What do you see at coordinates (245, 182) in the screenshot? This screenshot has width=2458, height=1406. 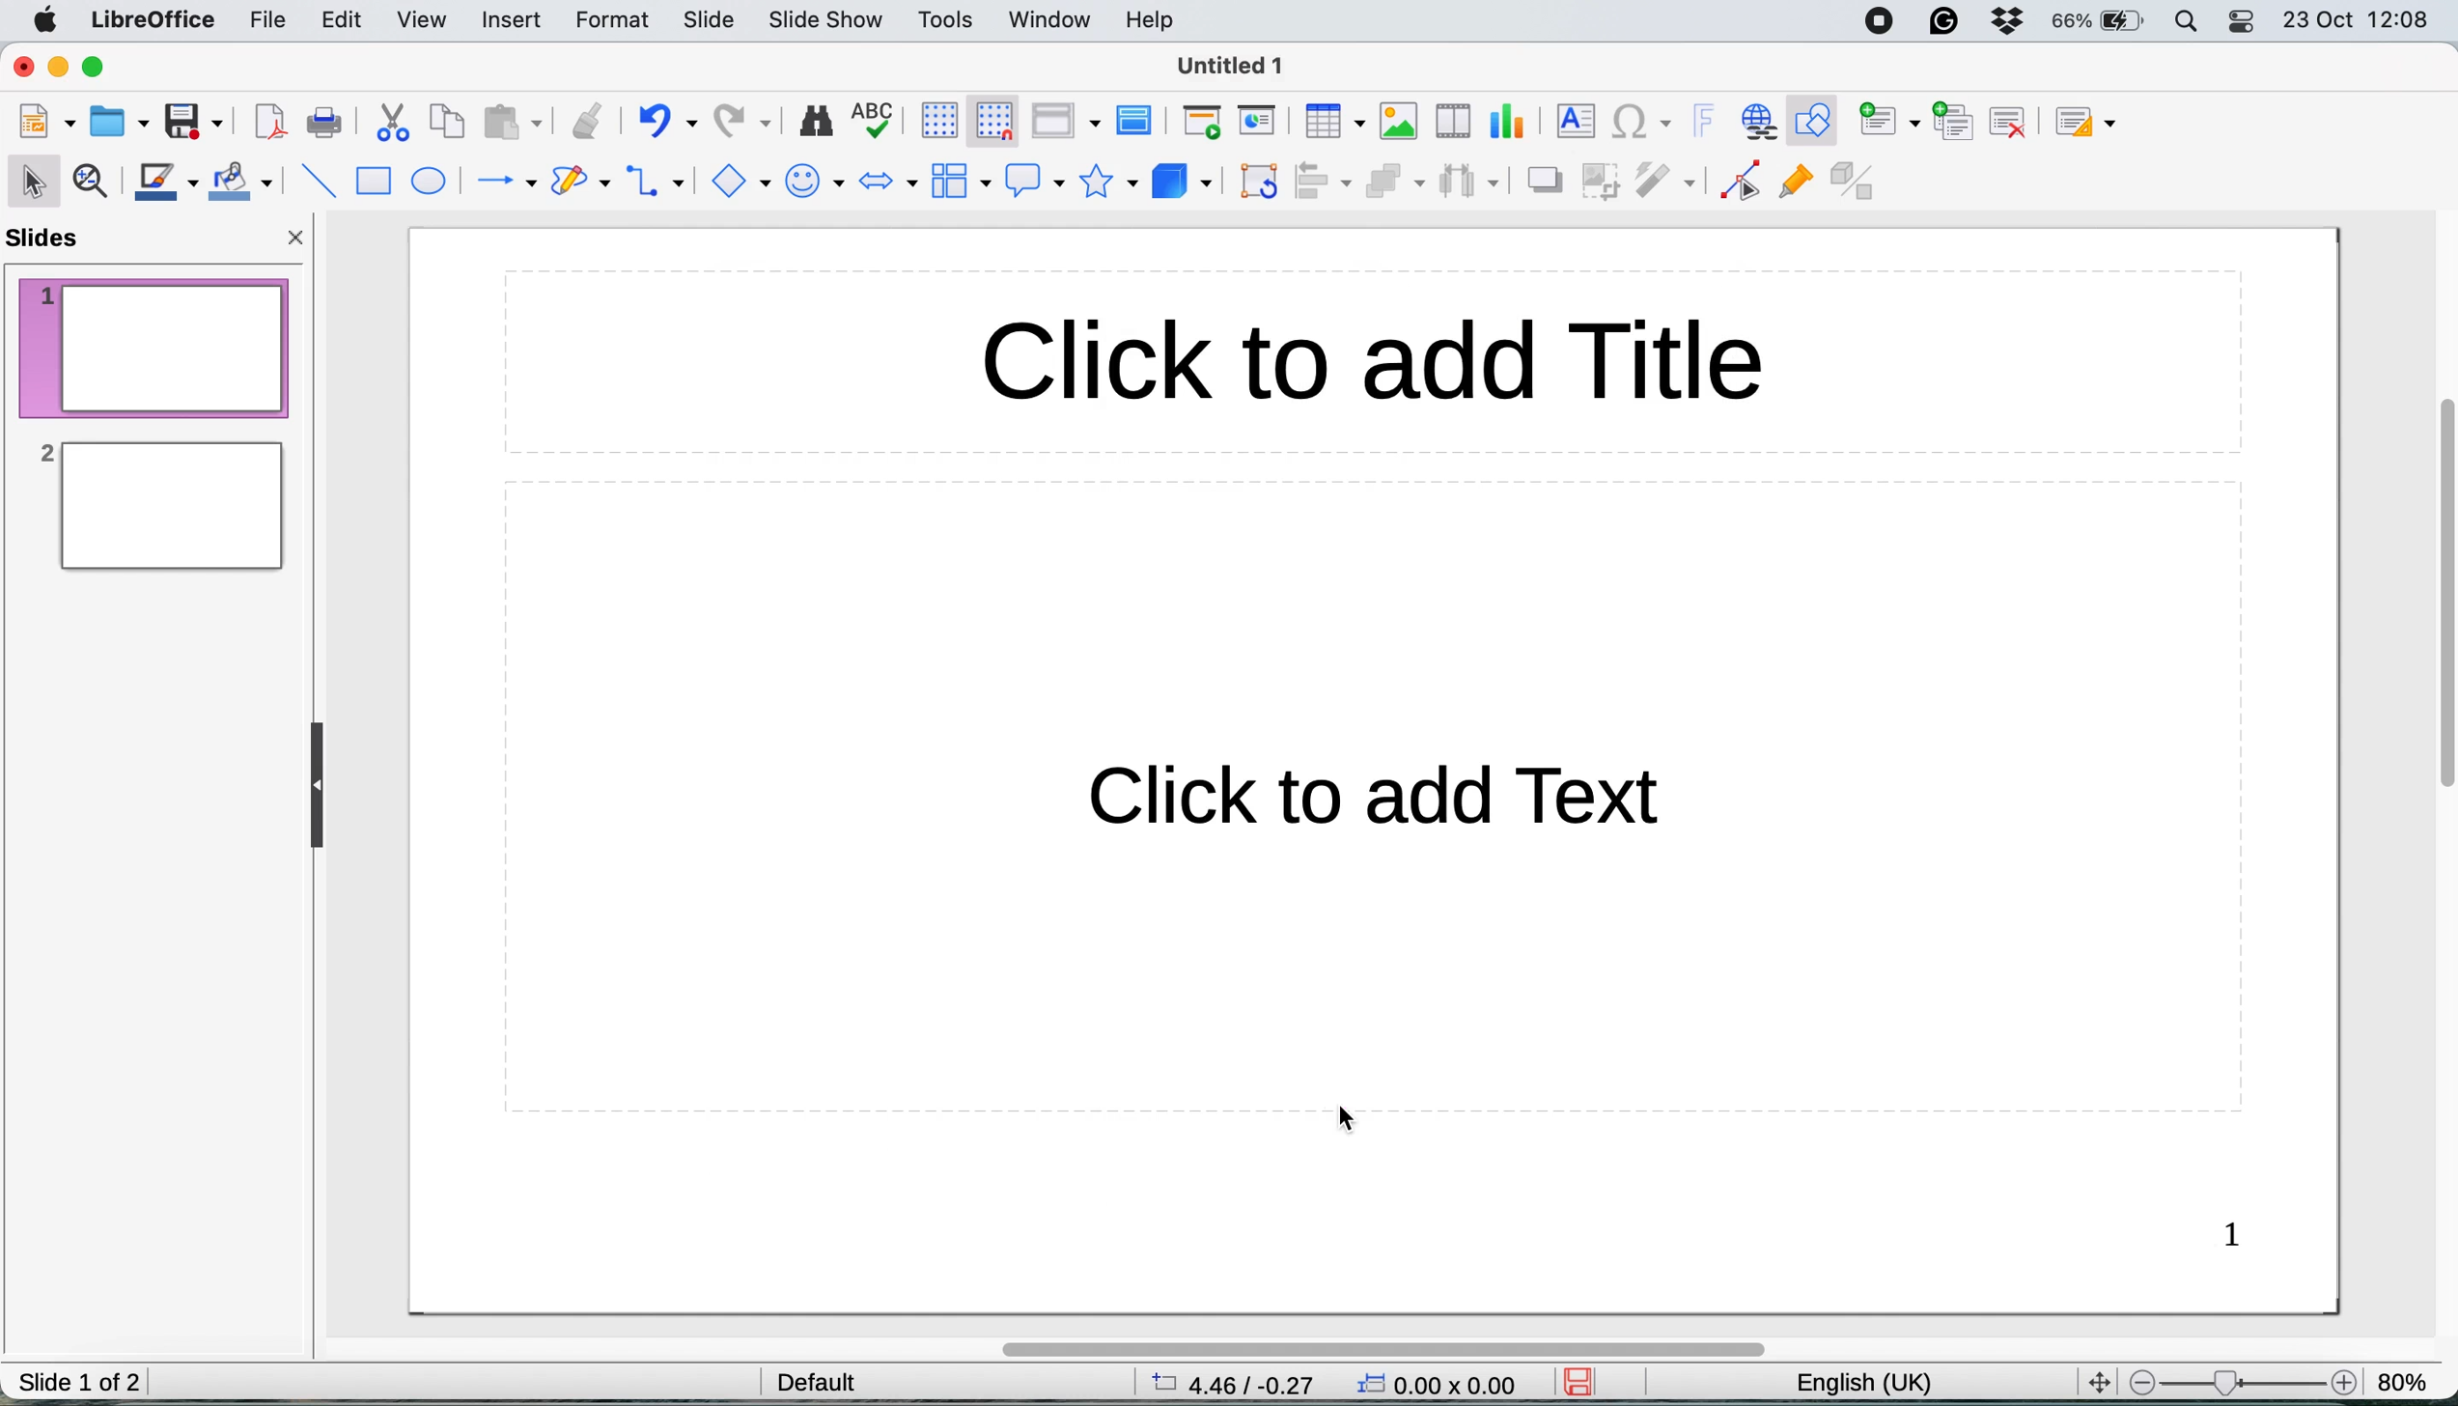 I see `fill color` at bounding box center [245, 182].